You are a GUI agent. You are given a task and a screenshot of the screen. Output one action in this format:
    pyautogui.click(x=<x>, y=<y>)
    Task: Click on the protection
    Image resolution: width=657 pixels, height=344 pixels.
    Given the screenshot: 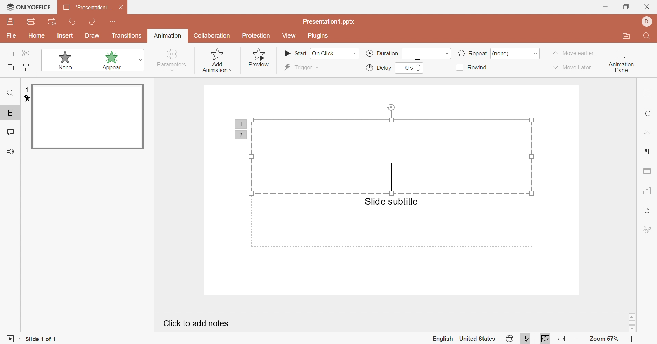 What is the action you would take?
    pyautogui.click(x=256, y=36)
    